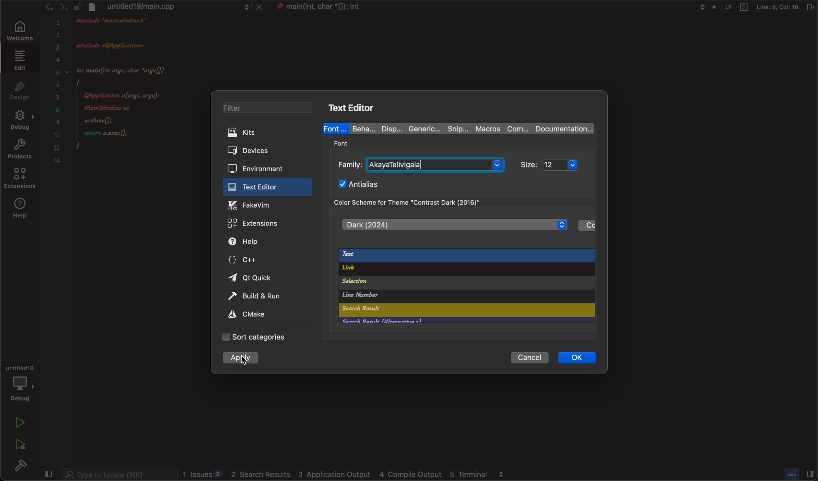 This screenshot has height=481, width=818. Describe the element at coordinates (18, 423) in the screenshot. I see `run` at that location.